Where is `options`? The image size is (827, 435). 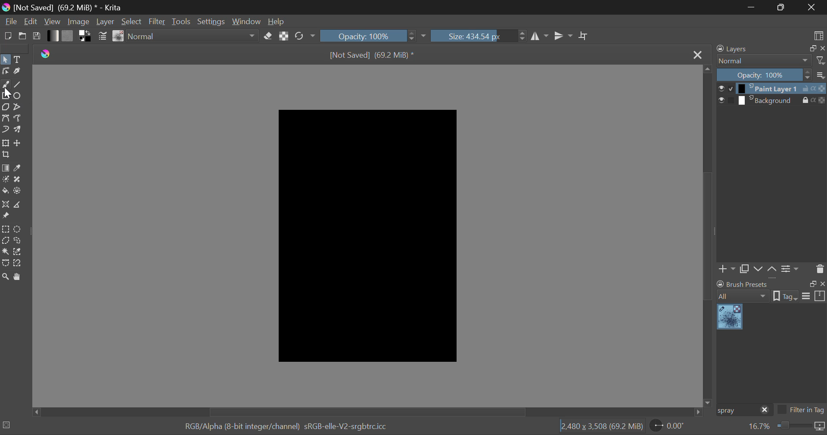 options is located at coordinates (814, 295).